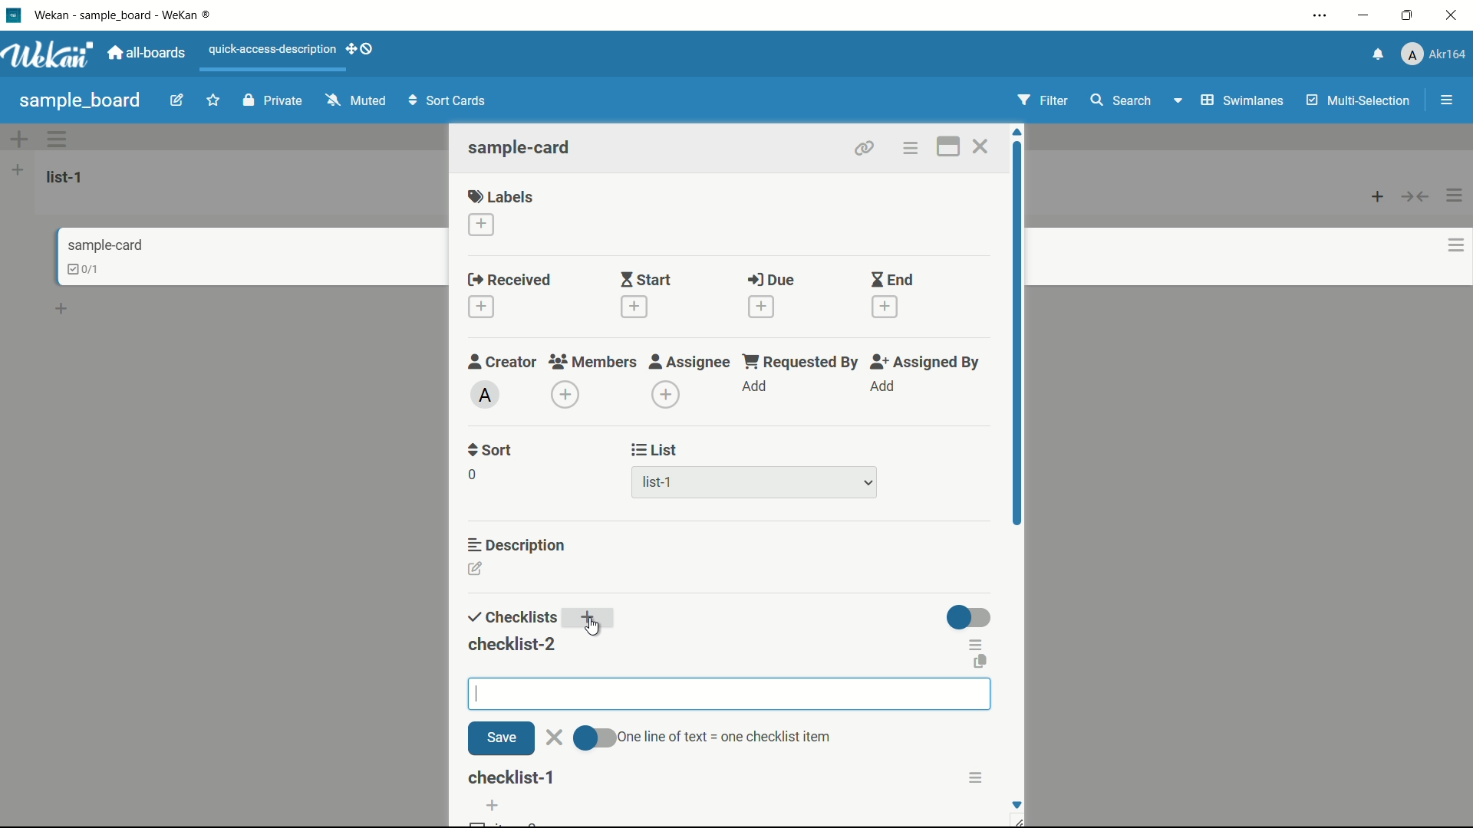 This screenshot has height=828, width=1473. I want to click on requested by, so click(802, 361).